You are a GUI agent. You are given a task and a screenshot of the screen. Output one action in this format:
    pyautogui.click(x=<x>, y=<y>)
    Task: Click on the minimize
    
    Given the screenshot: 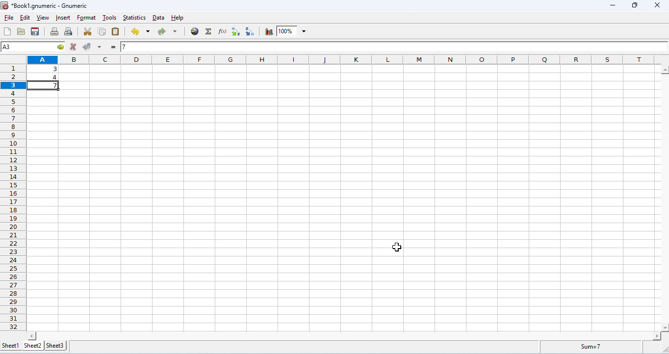 What is the action you would take?
    pyautogui.click(x=613, y=6)
    